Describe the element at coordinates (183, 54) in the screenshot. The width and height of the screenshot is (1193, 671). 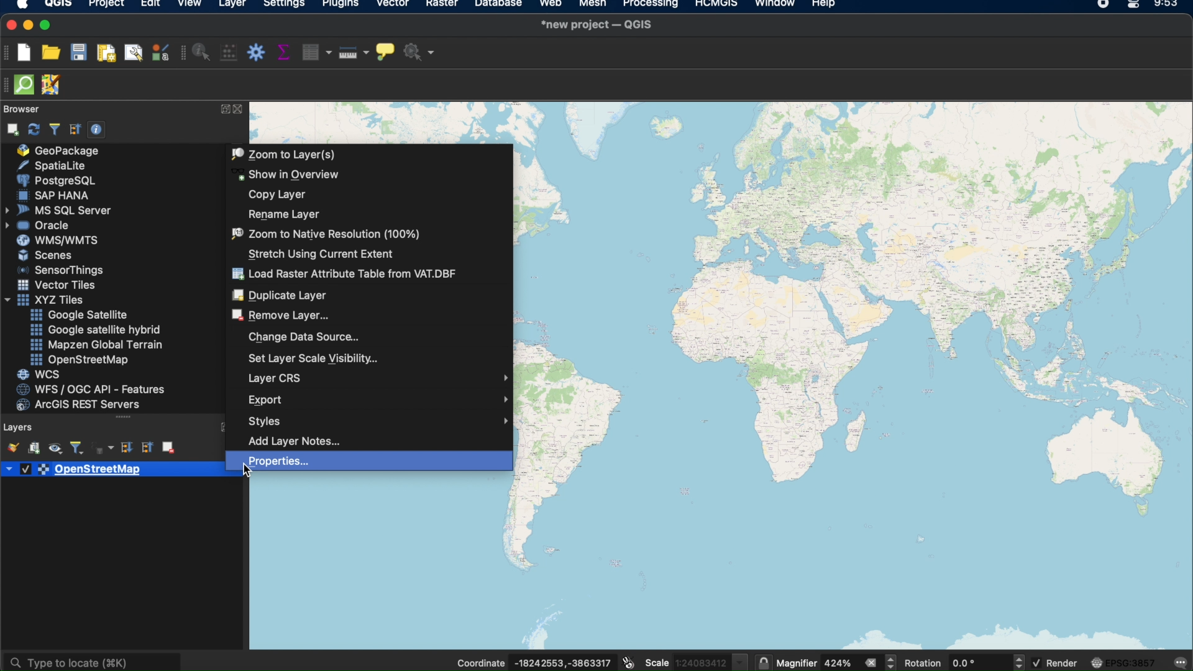
I see `attributes toolbar` at that location.